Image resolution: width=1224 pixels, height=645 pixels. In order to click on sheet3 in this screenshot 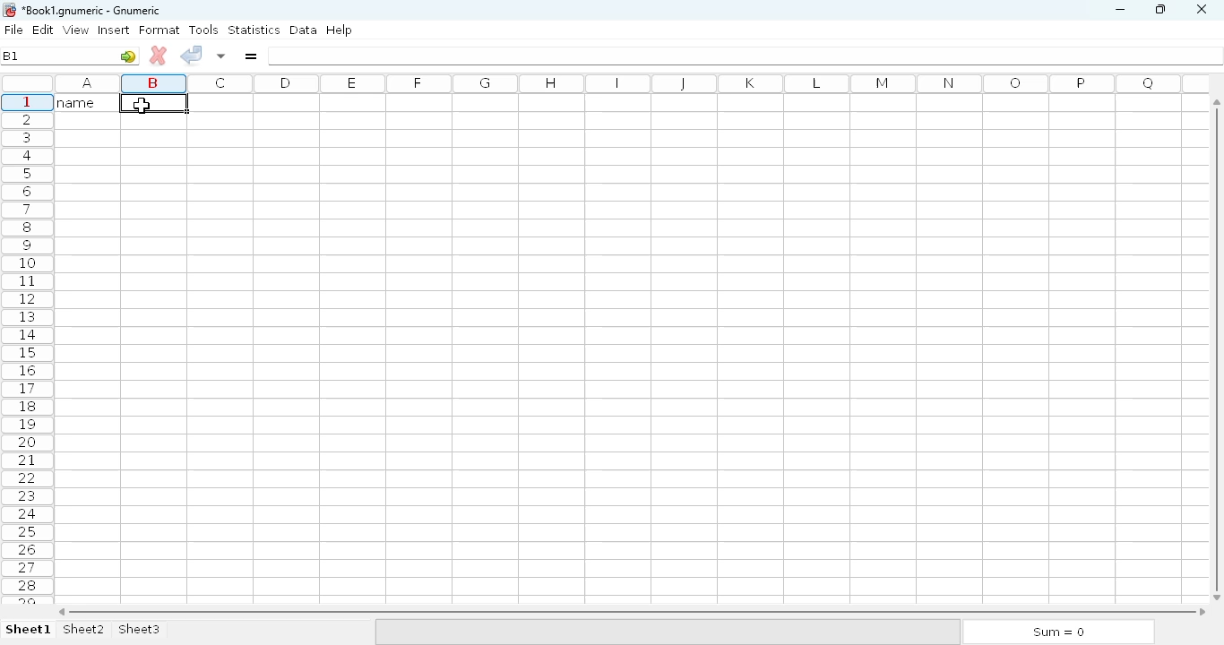, I will do `click(139, 630)`.